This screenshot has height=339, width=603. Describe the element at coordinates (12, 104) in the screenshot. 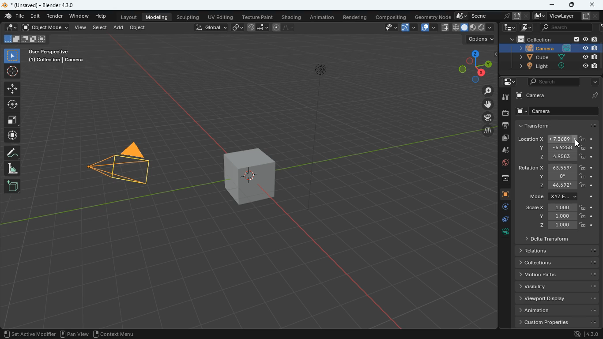

I see `rotation` at that location.